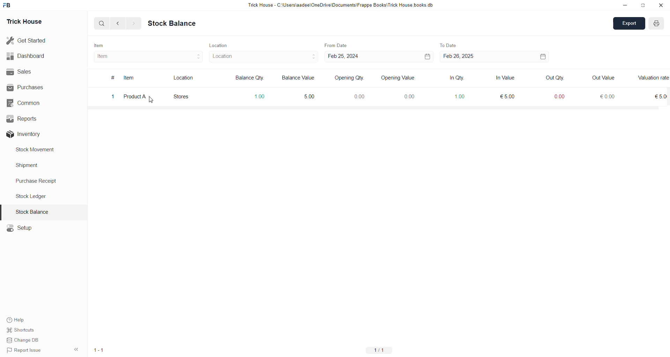 The height and width of the screenshot is (357, 670). I want to click on Item, so click(133, 78).